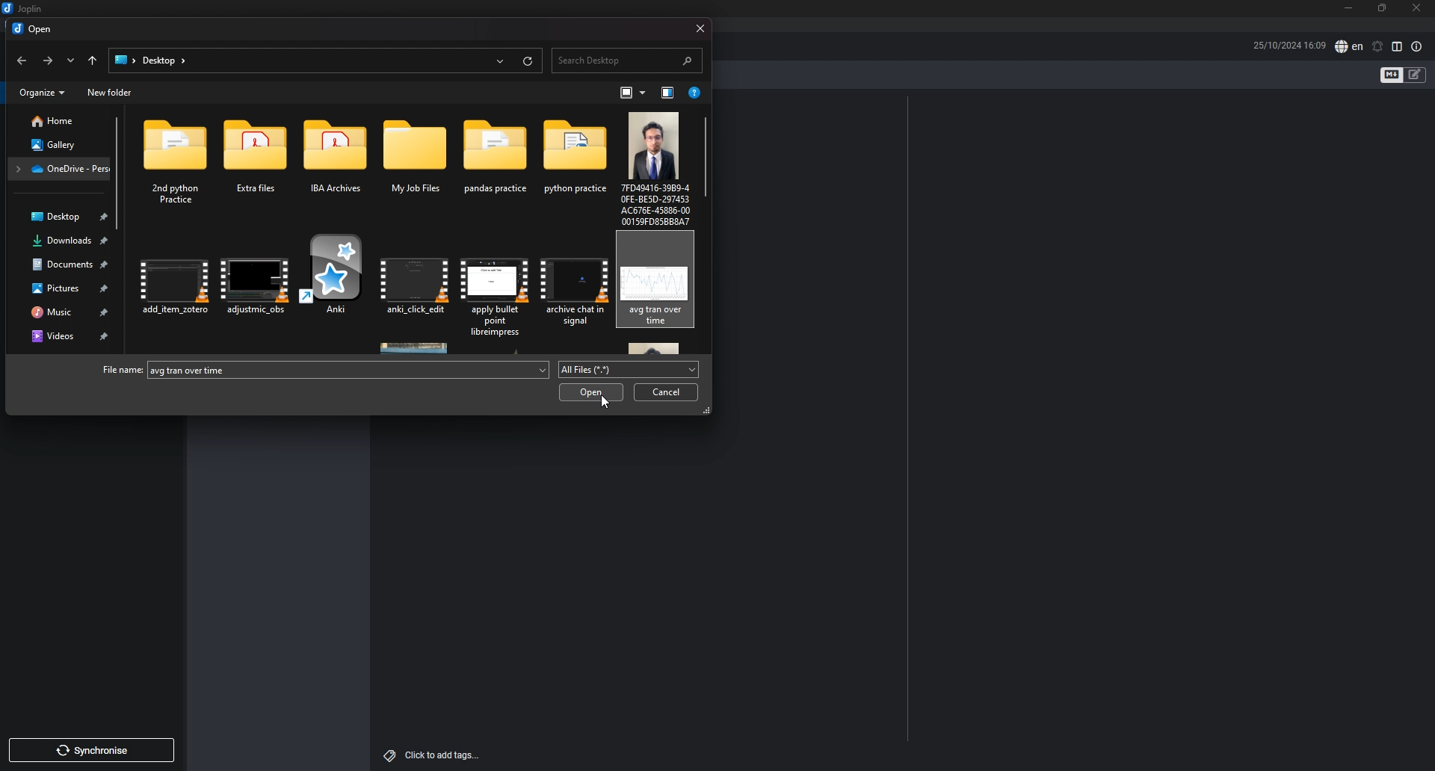  Describe the element at coordinates (65, 335) in the screenshot. I see `videos` at that location.